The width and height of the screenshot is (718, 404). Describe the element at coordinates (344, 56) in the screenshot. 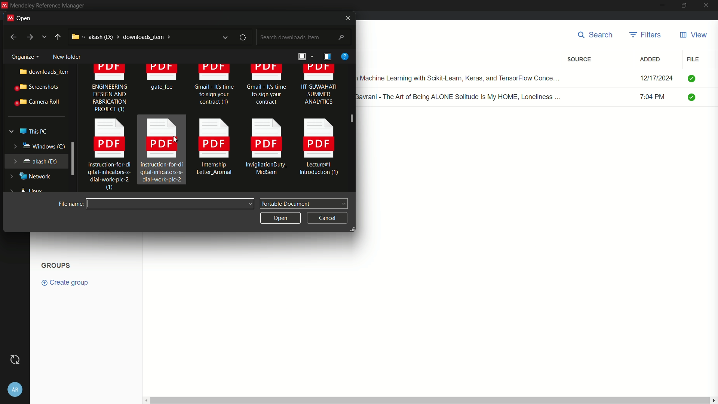

I see `help` at that location.